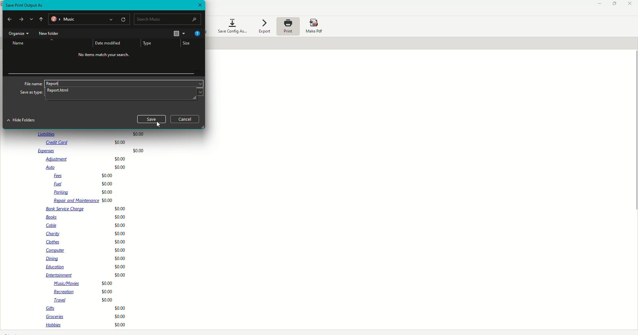 Image resolution: width=638 pixels, height=335 pixels. I want to click on Close, so click(199, 5).